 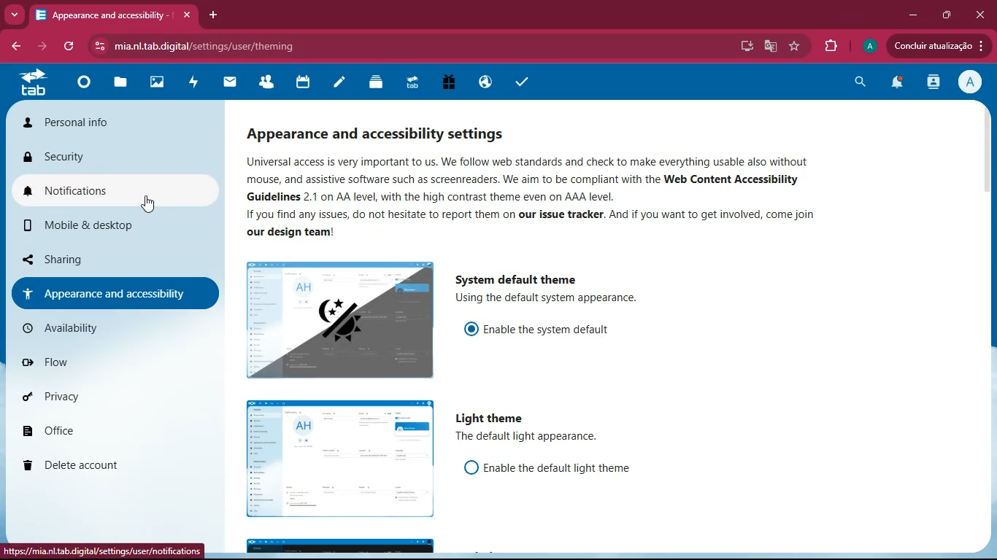 What do you see at coordinates (379, 82) in the screenshot?
I see `layers` at bounding box center [379, 82].